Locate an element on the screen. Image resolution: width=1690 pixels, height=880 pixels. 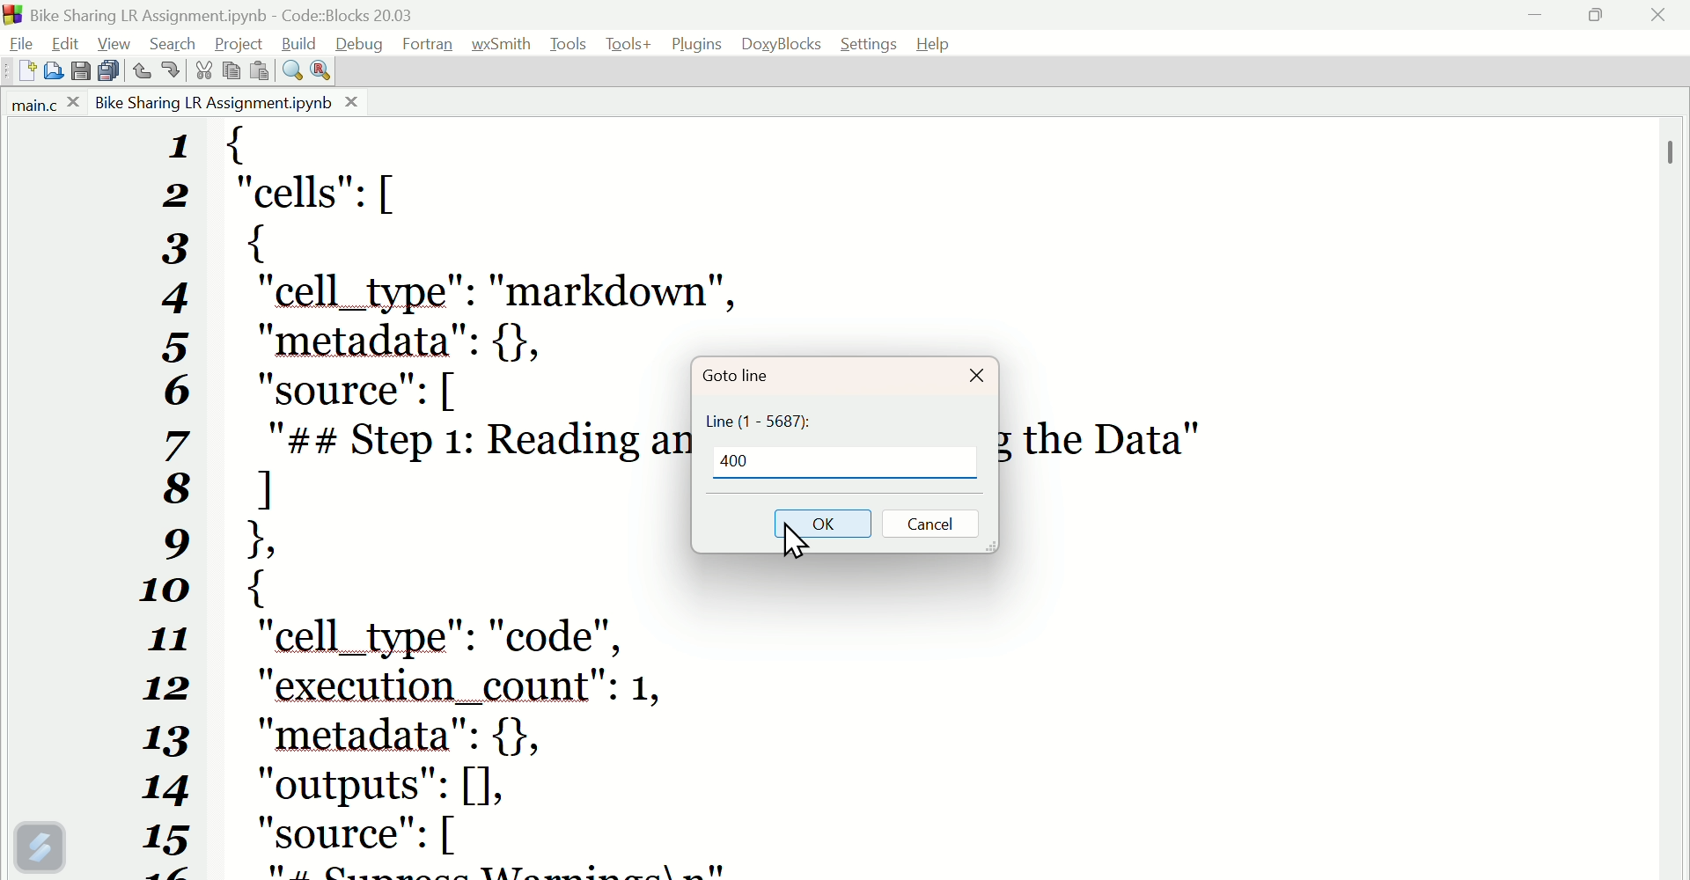
Version control is located at coordinates (40, 847).